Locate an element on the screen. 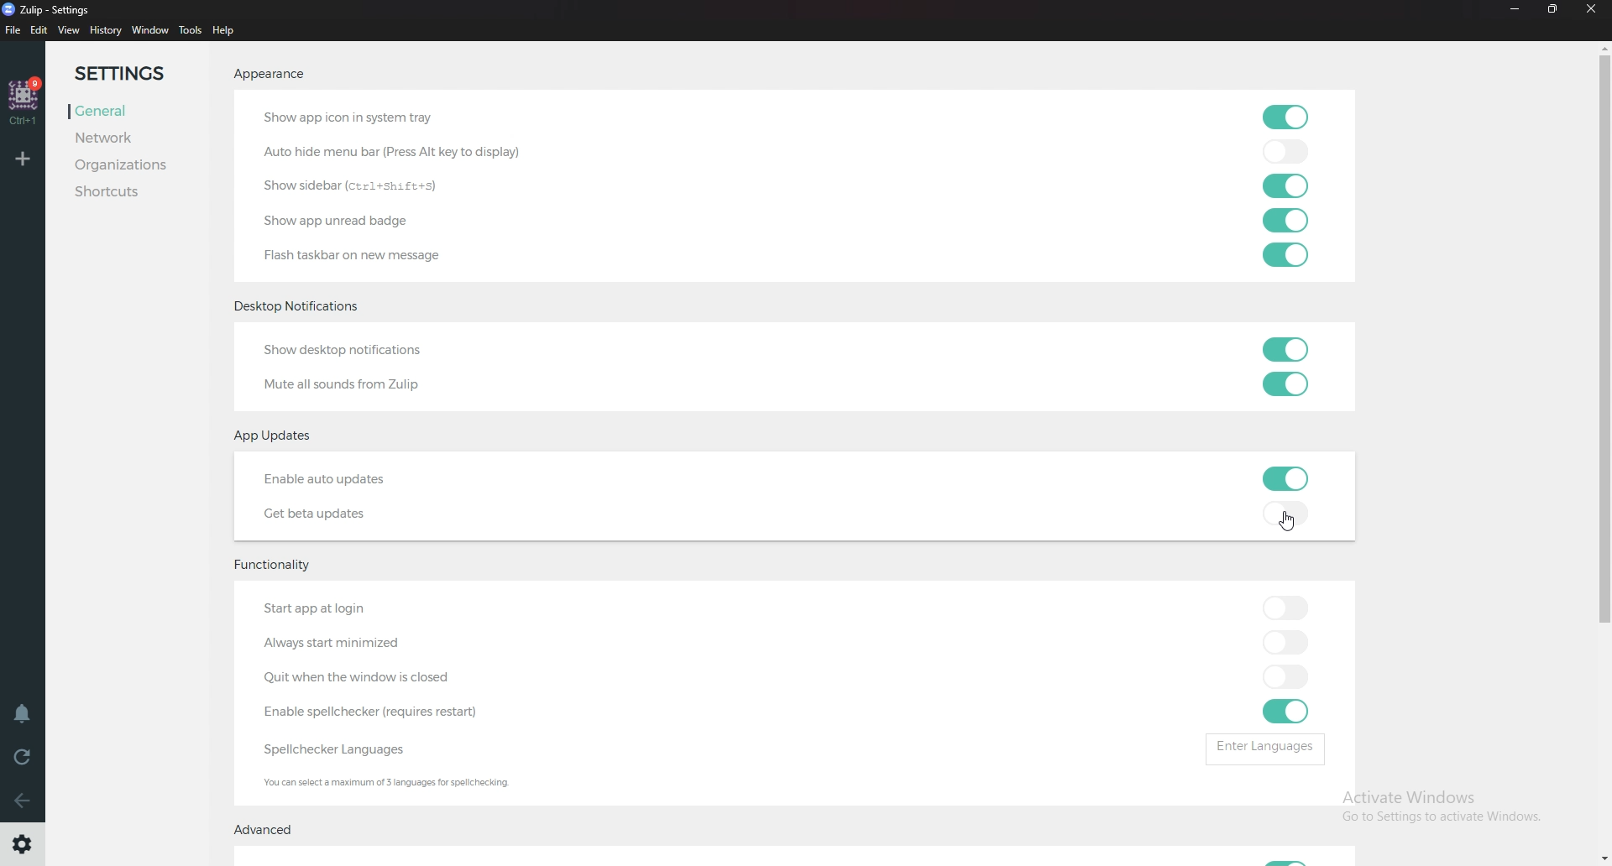 Image resolution: width=1612 pixels, height=866 pixels. Shortcuts is located at coordinates (140, 191).